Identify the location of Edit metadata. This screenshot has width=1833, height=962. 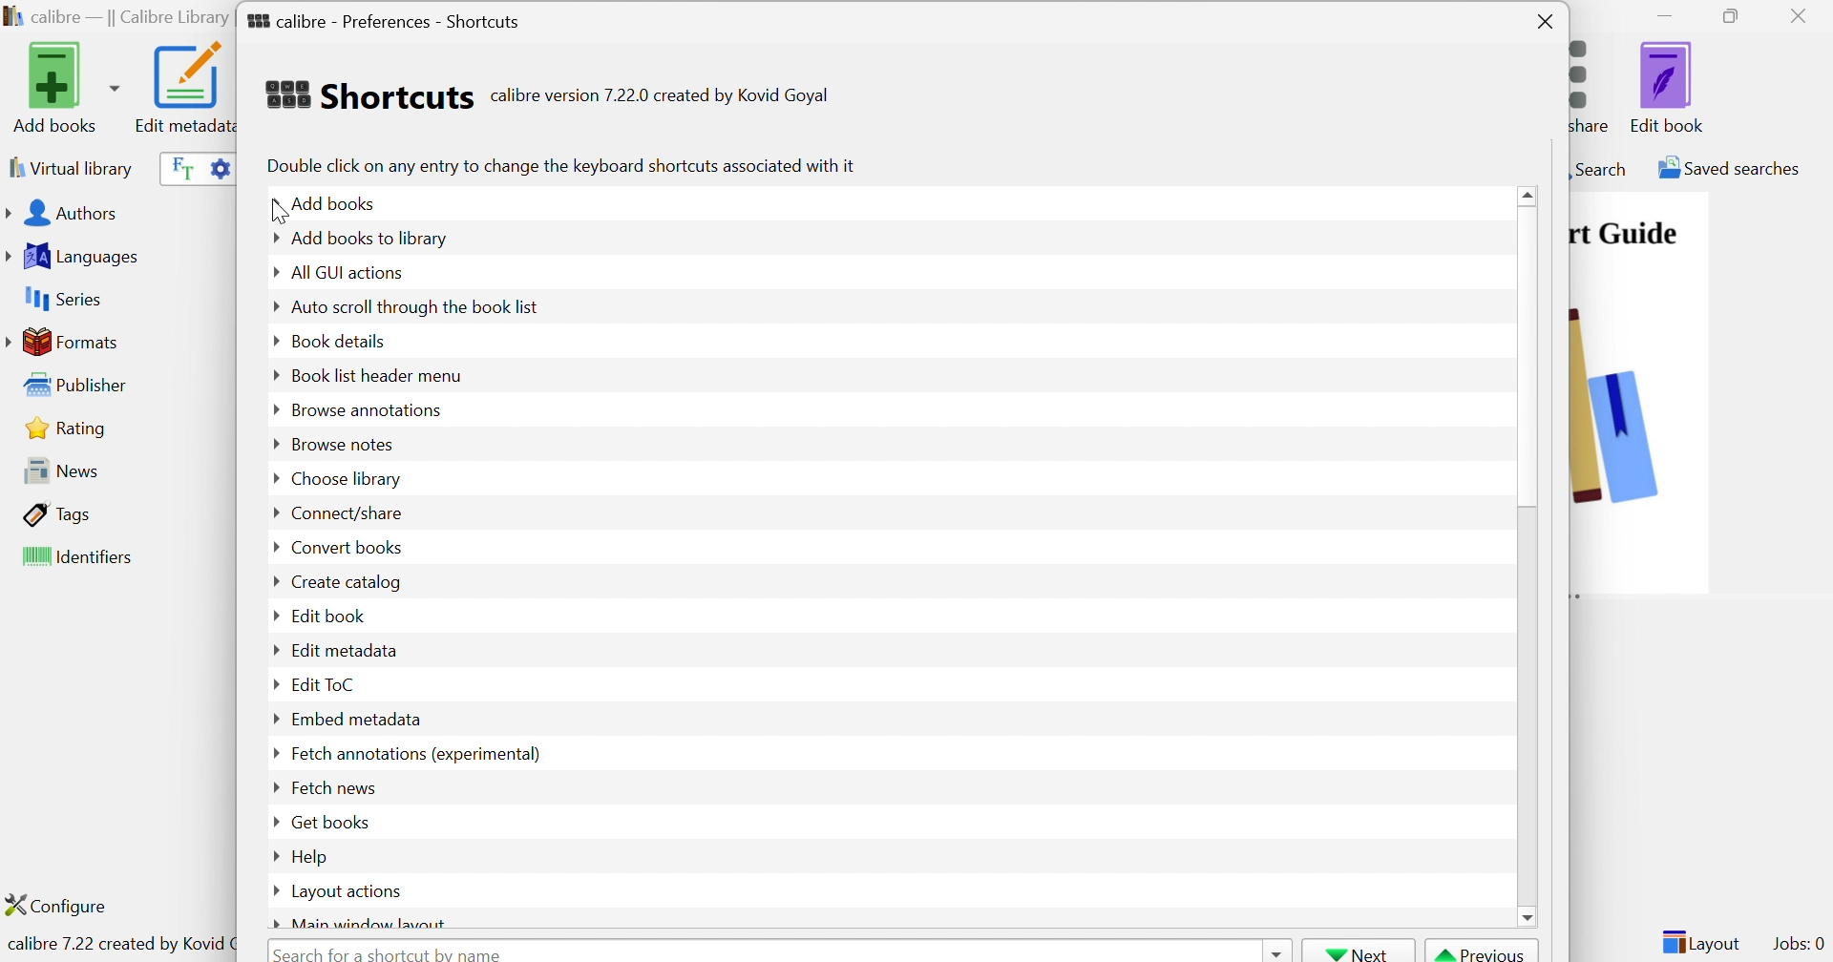
(345, 649).